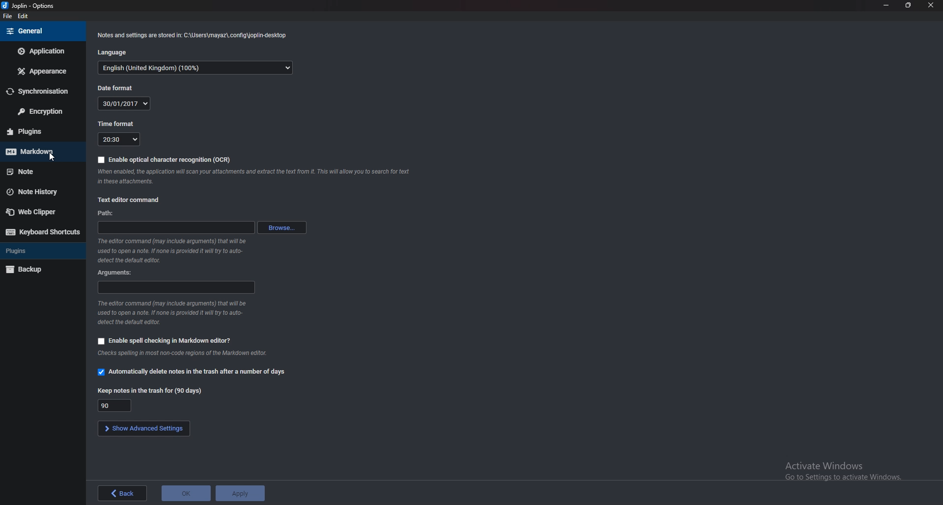  What do you see at coordinates (182, 353) in the screenshot?
I see `check spellings in most non-code regions of the markdown editor.` at bounding box center [182, 353].